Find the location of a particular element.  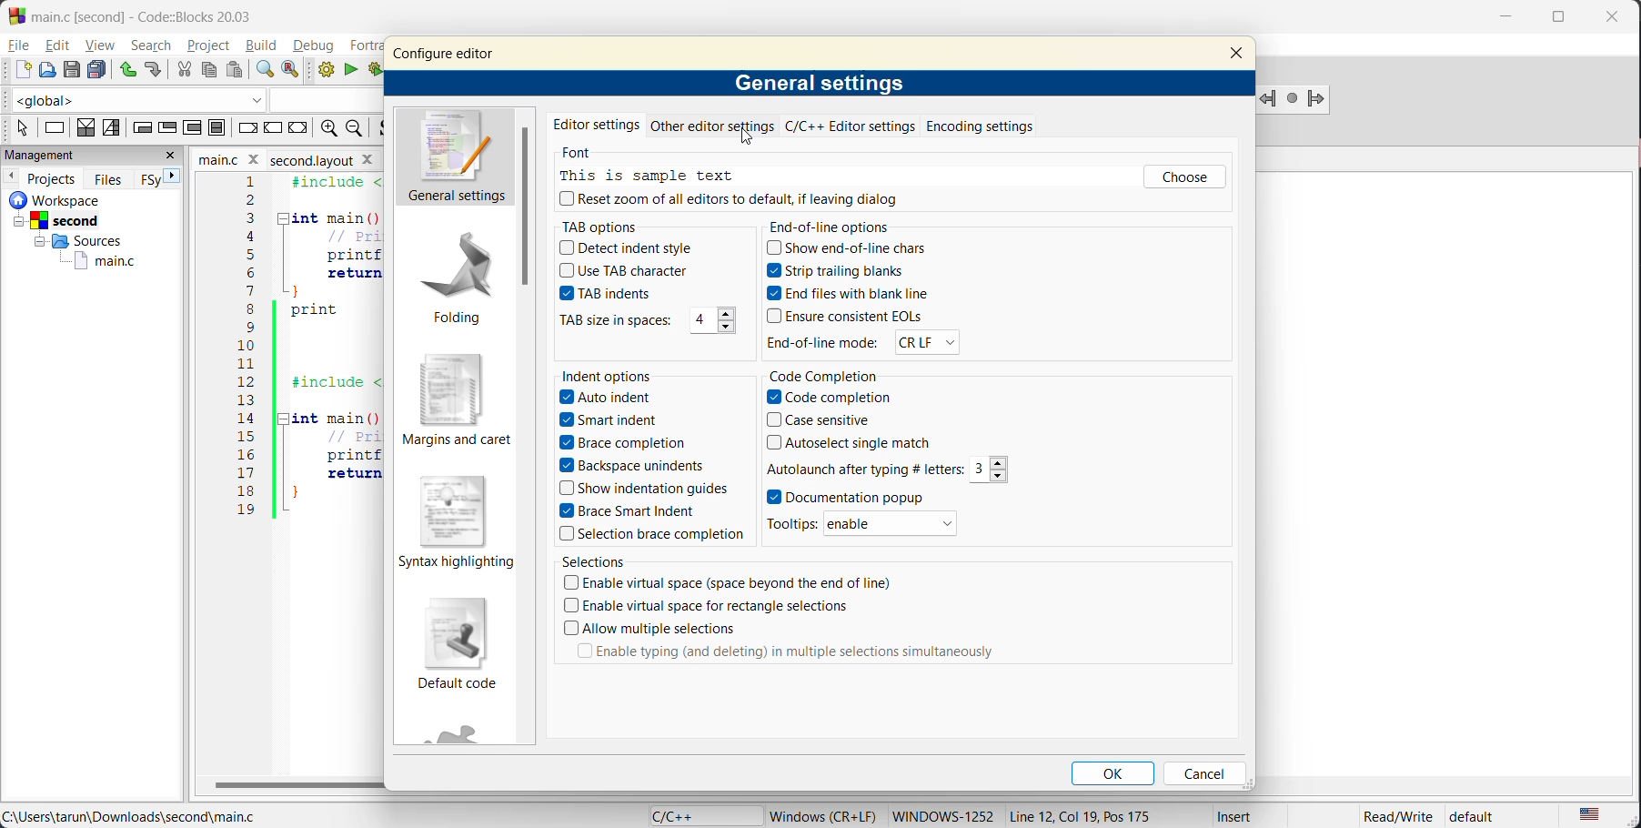

code completion is located at coordinates (911, 374).